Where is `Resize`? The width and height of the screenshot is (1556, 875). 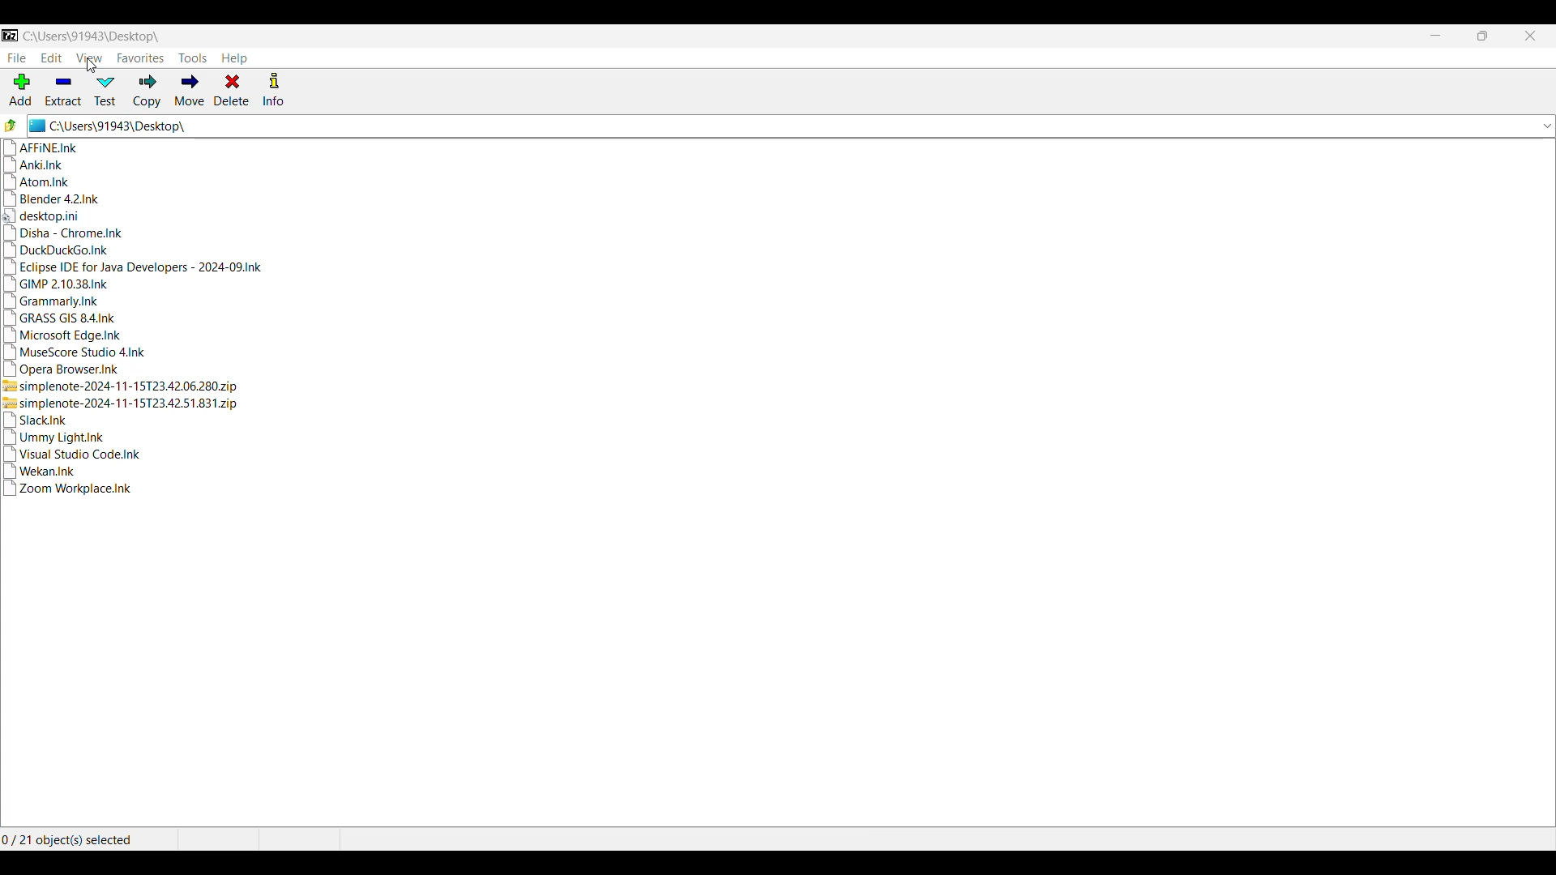 Resize is located at coordinates (1483, 36).